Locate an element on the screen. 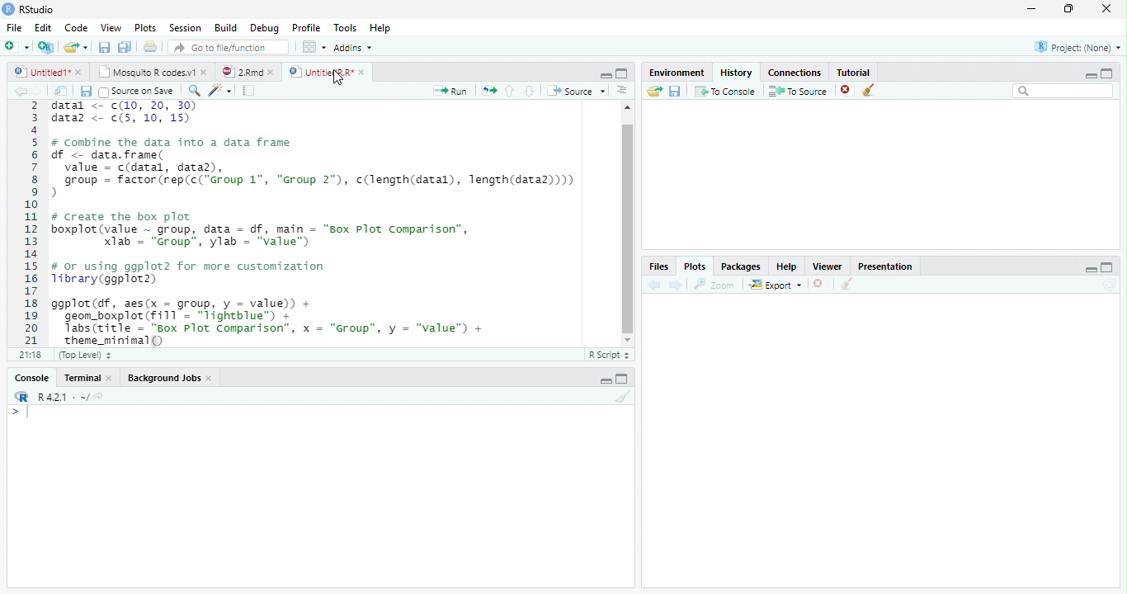  Build is located at coordinates (224, 27).